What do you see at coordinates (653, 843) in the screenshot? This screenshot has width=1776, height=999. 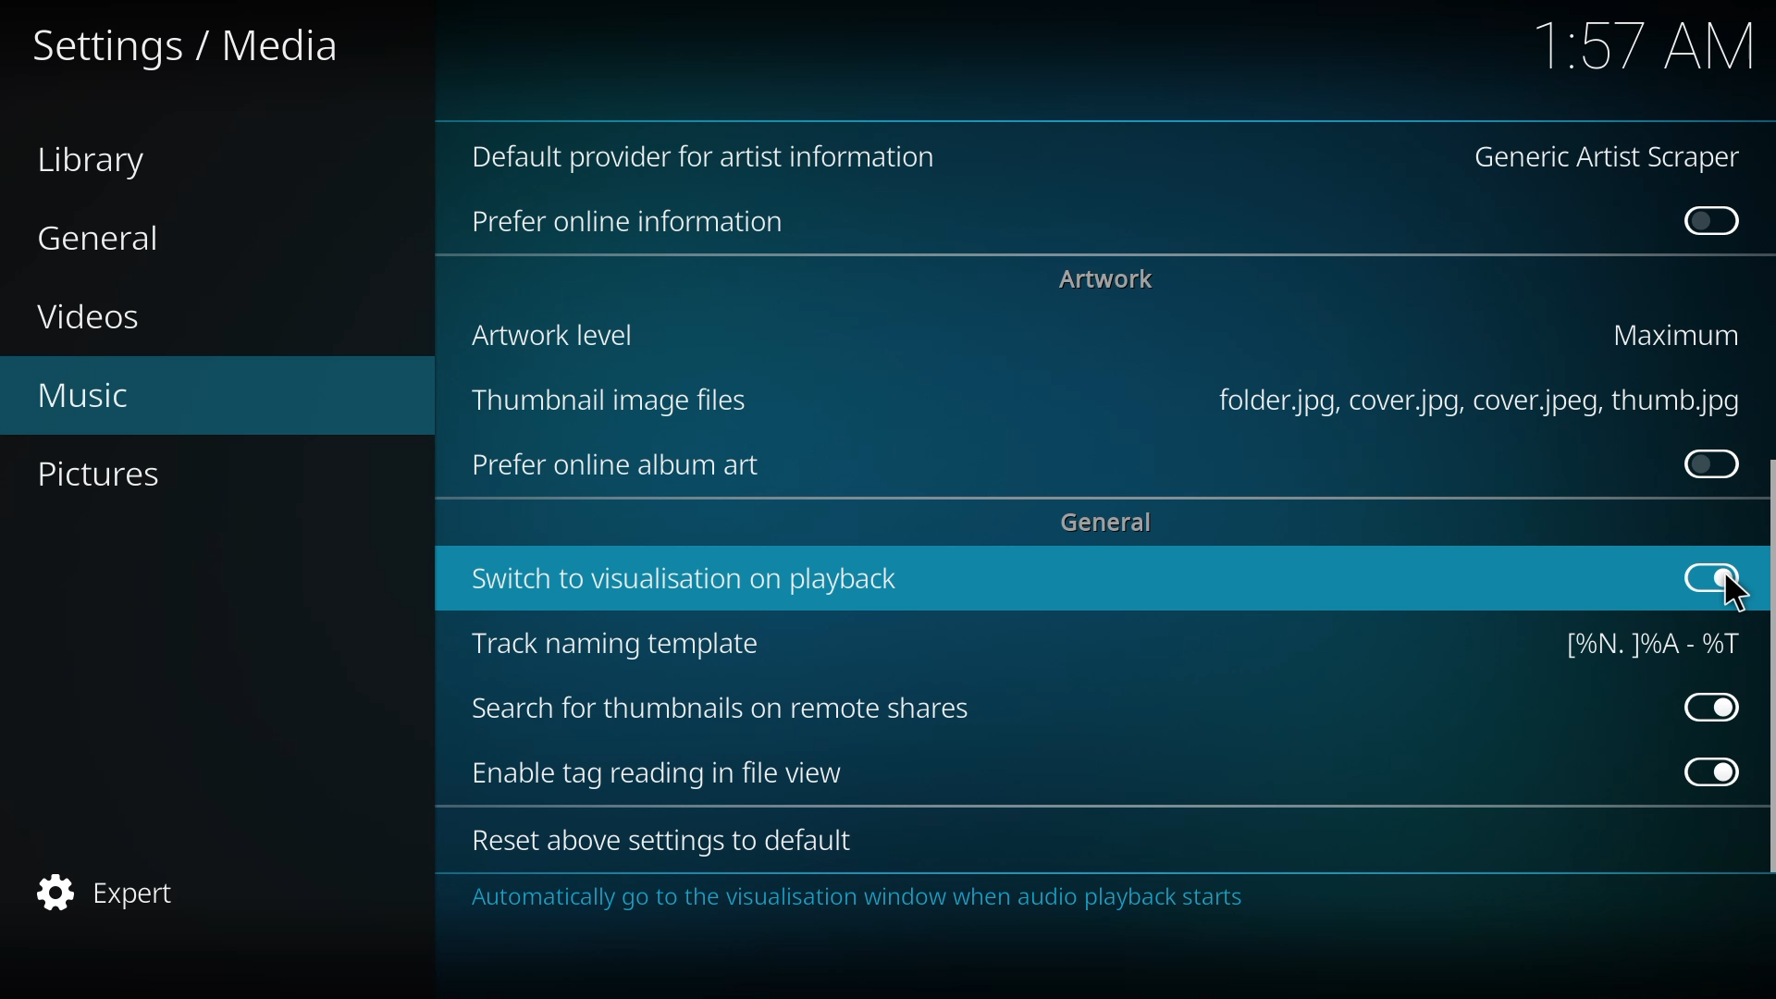 I see `reset to default` at bounding box center [653, 843].